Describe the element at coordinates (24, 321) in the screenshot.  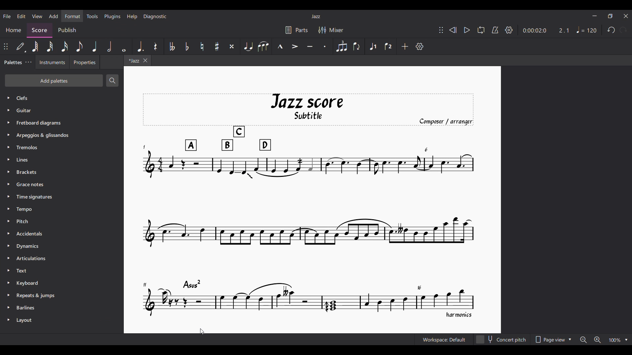
I see `Layout` at that location.